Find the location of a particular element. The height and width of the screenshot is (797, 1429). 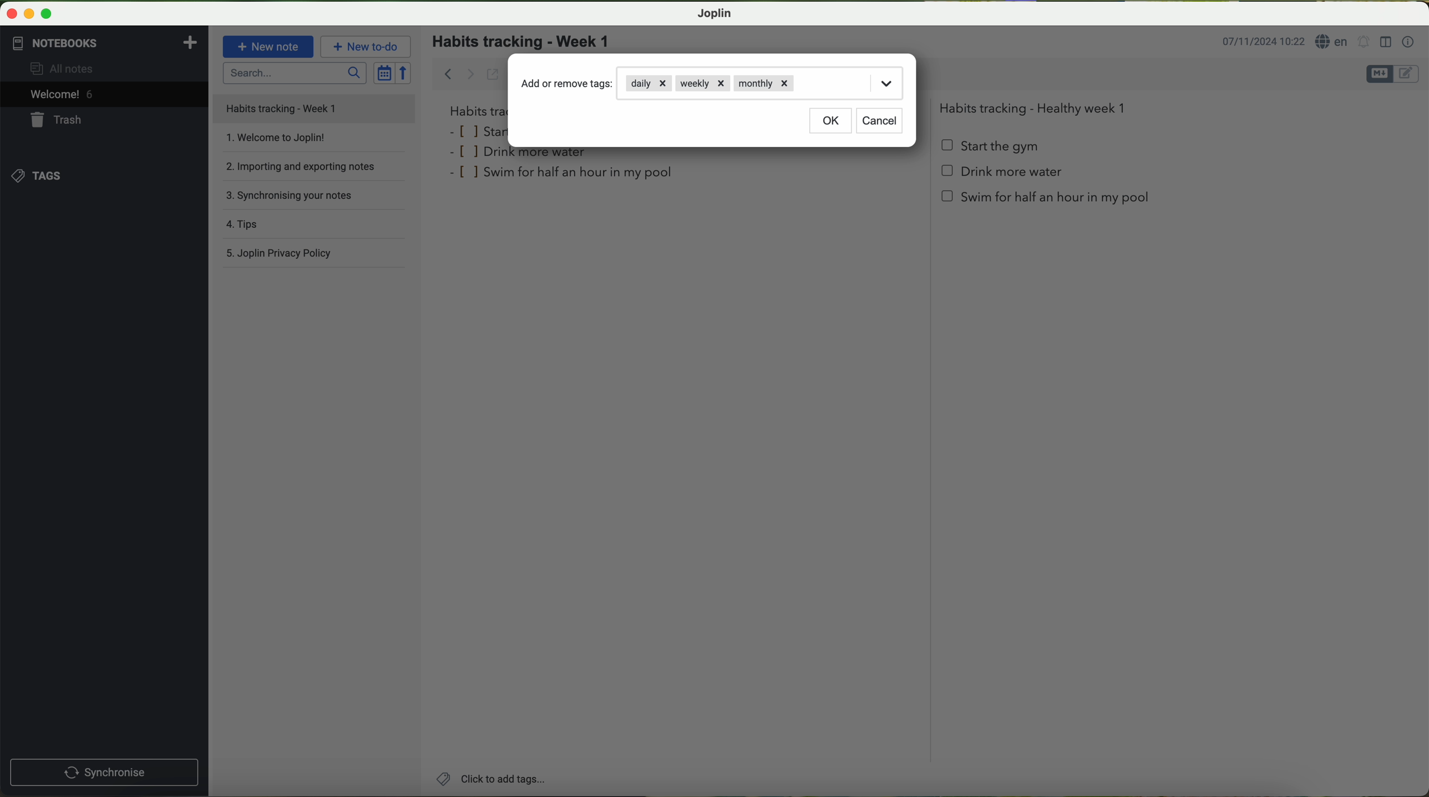

new note button is located at coordinates (268, 47).